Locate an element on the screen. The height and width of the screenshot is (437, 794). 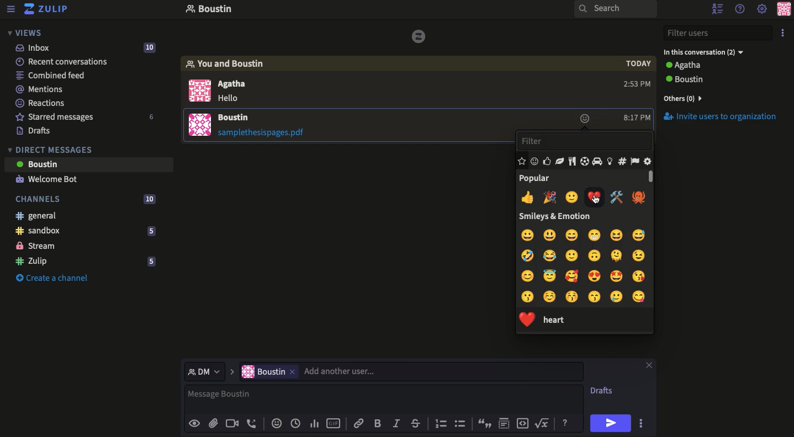
Bold is located at coordinates (380, 423).